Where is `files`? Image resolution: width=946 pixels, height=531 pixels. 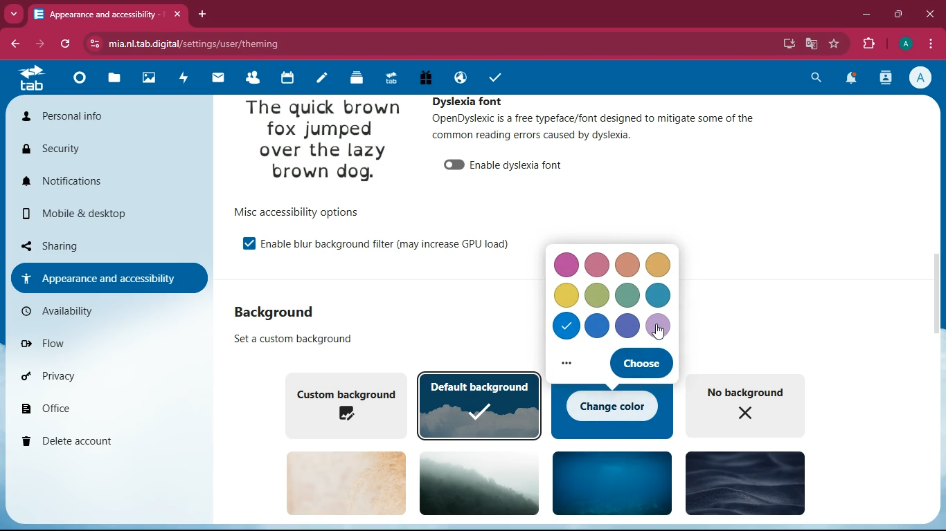 files is located at coordinates (114, 80).